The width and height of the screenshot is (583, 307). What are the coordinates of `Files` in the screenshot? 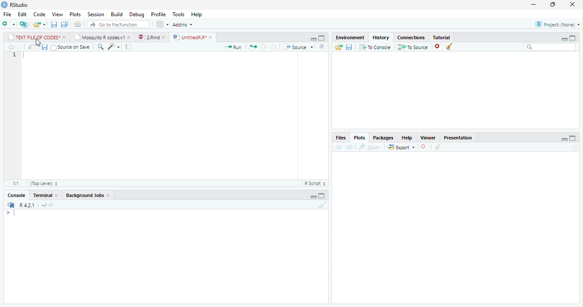 It's located at (341, 138).